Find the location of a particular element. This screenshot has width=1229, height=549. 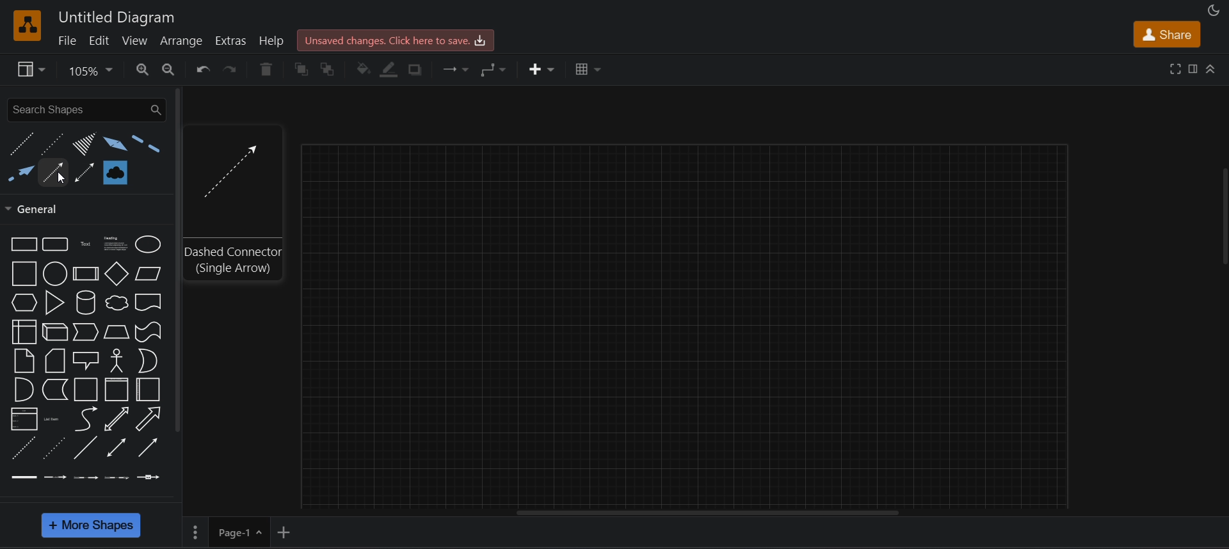

list is located at coordinates (20, 419).